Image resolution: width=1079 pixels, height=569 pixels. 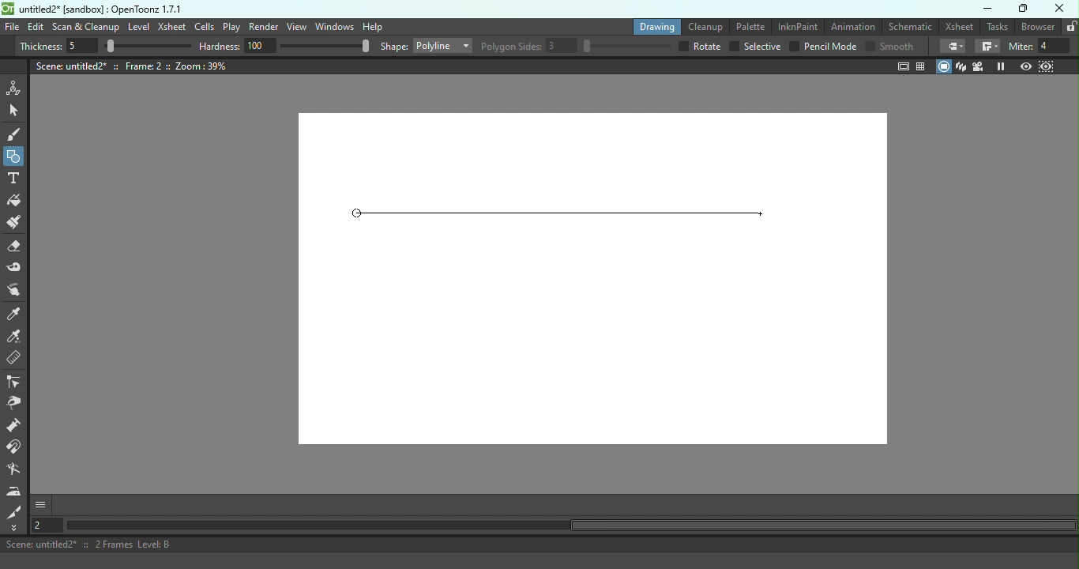 I want to click on fill tool, so click(x=987, y=46).